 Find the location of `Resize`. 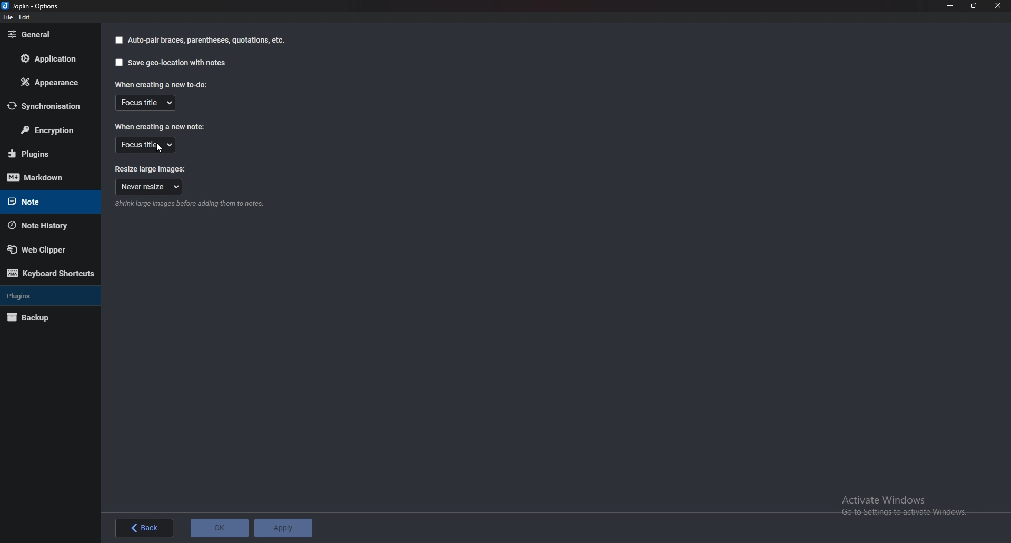

Resize is located at coordinates (972, 6).